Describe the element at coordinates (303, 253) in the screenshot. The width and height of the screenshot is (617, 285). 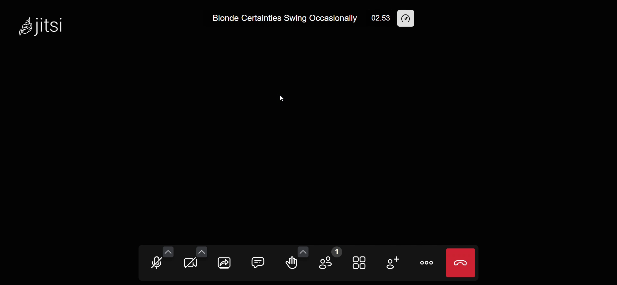
I see `more emoji` at that location.